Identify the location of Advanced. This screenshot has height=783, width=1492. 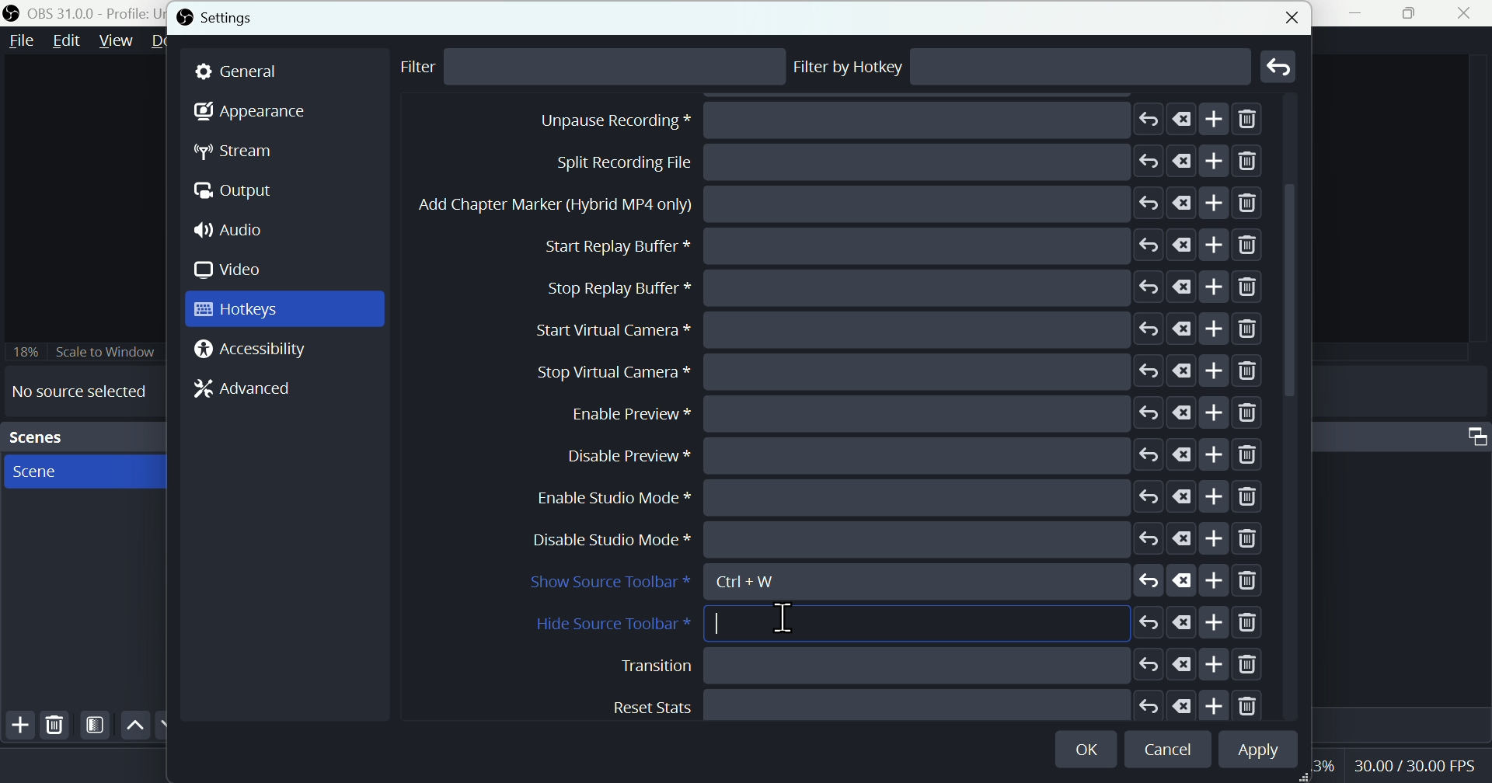
(236, 392).